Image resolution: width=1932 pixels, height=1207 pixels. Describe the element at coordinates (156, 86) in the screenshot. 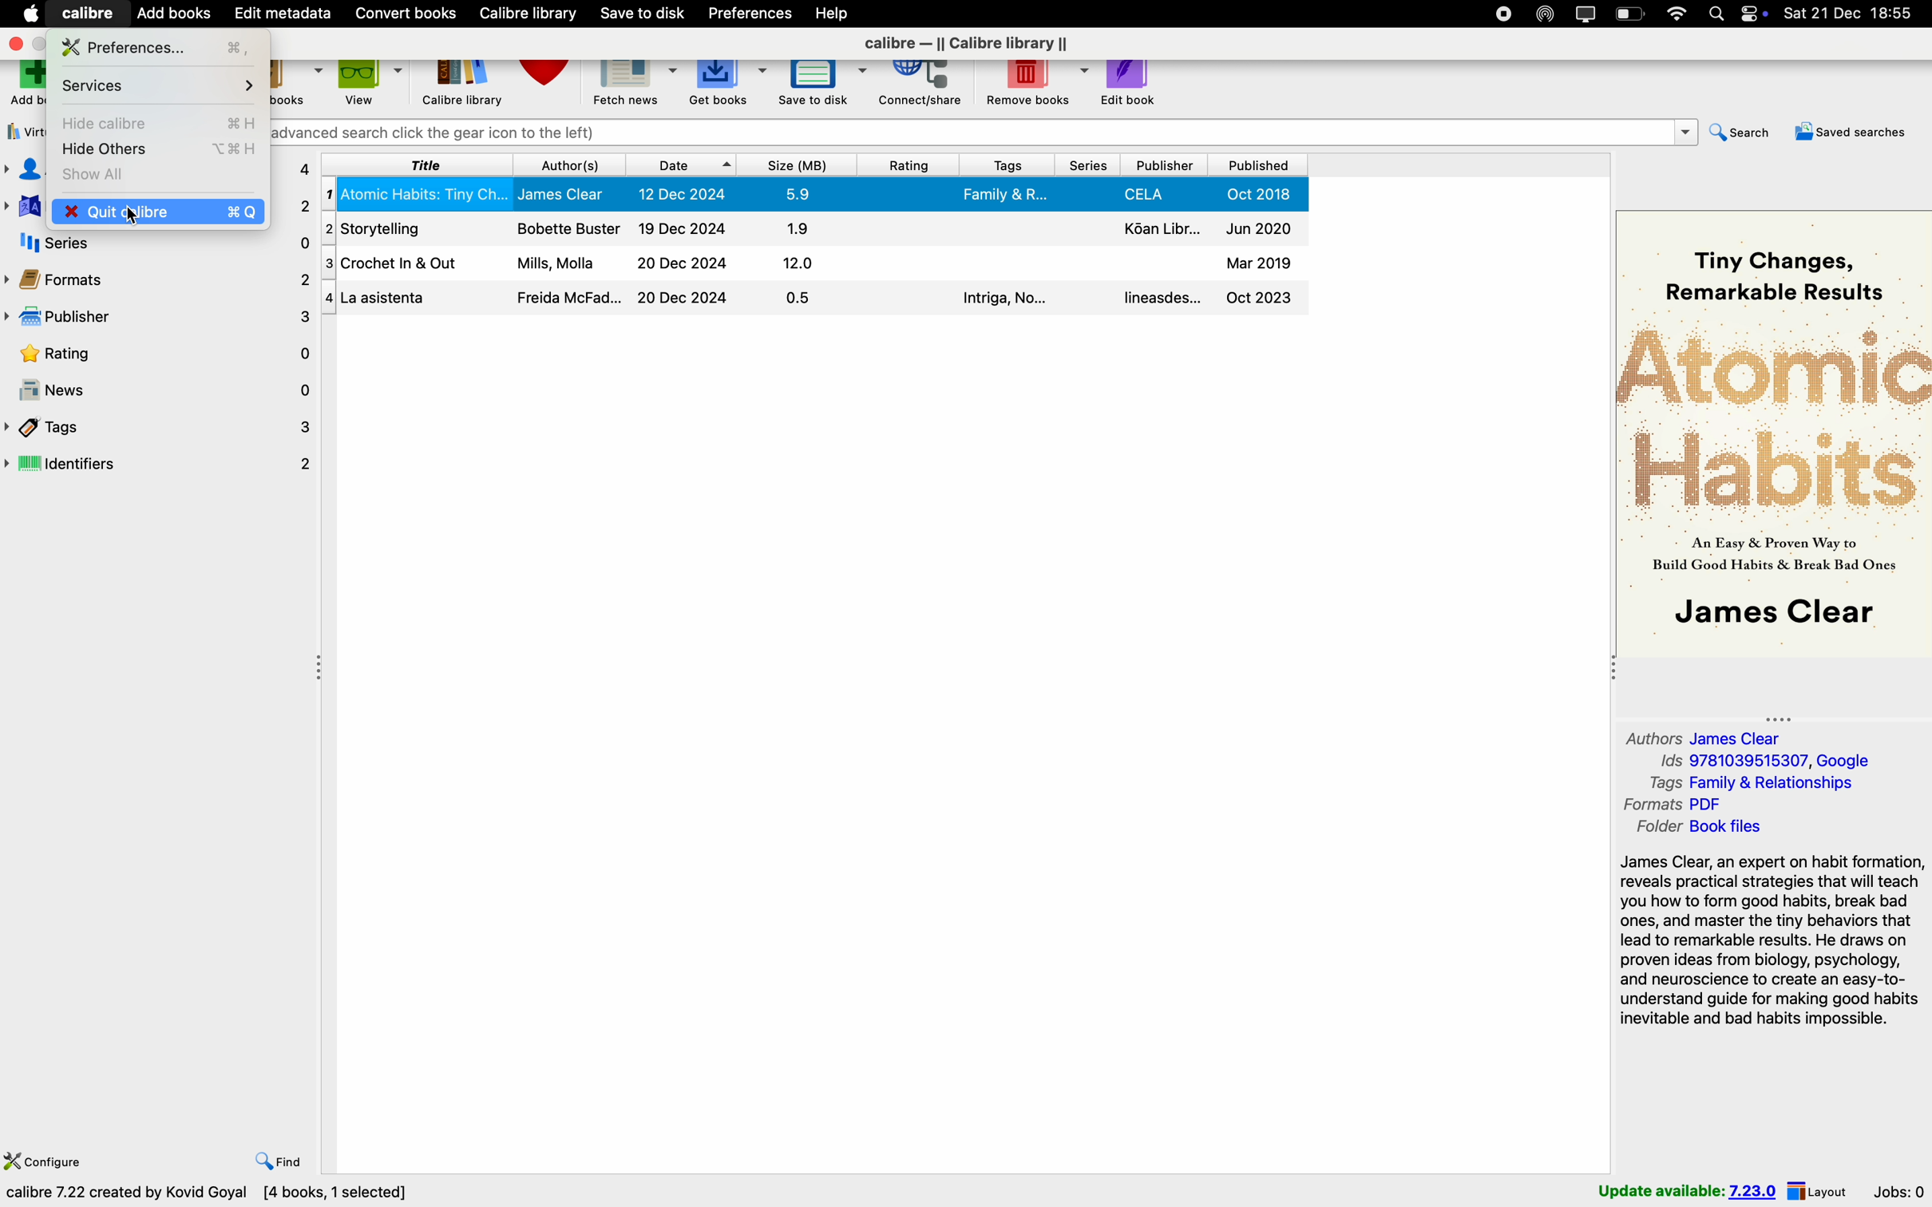

I see `services` at that location.